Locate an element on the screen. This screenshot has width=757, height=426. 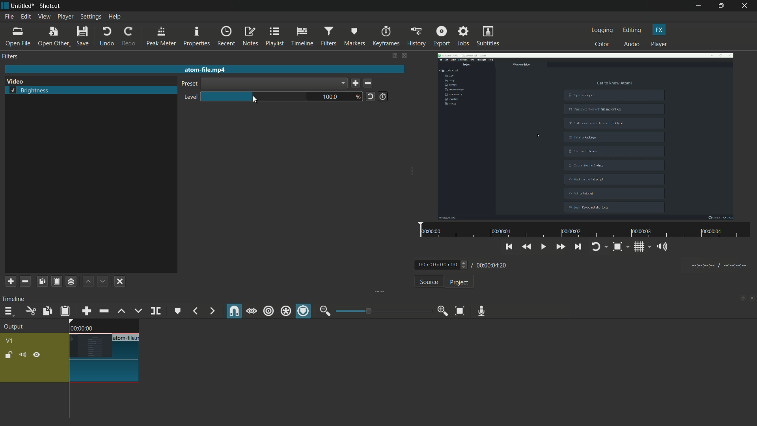
color is located at coordinates (602, 44).